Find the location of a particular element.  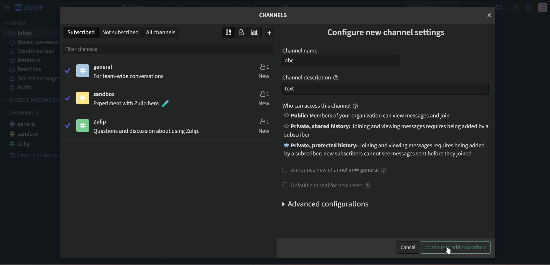

configure new channel settings is located at coordinates (387, 34).